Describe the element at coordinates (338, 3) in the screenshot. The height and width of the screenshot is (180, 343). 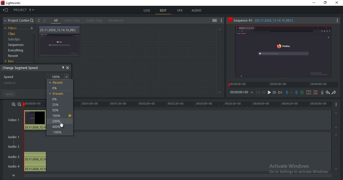
I see `close` at that location.